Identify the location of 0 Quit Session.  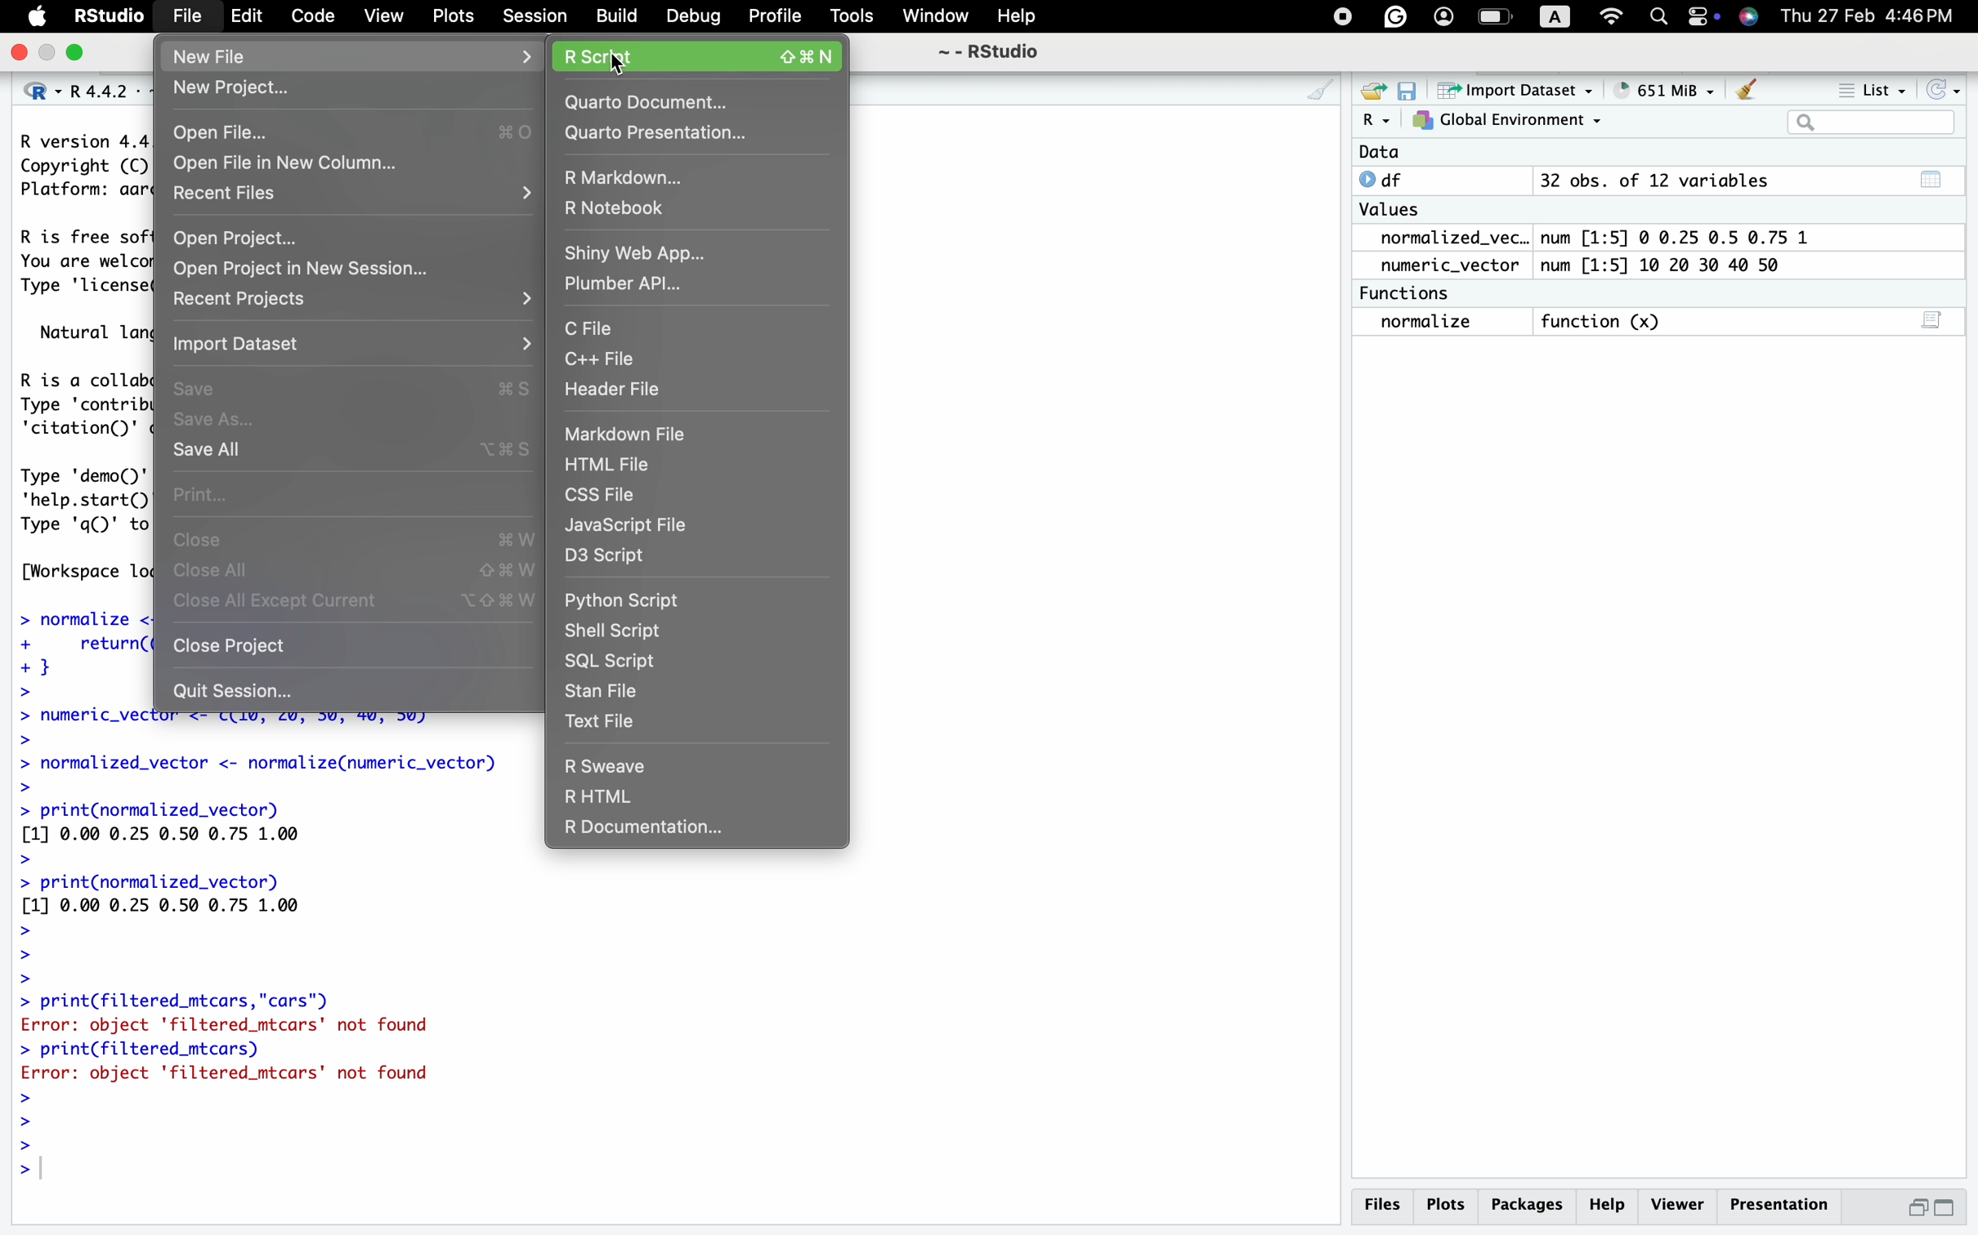
(253, 690).